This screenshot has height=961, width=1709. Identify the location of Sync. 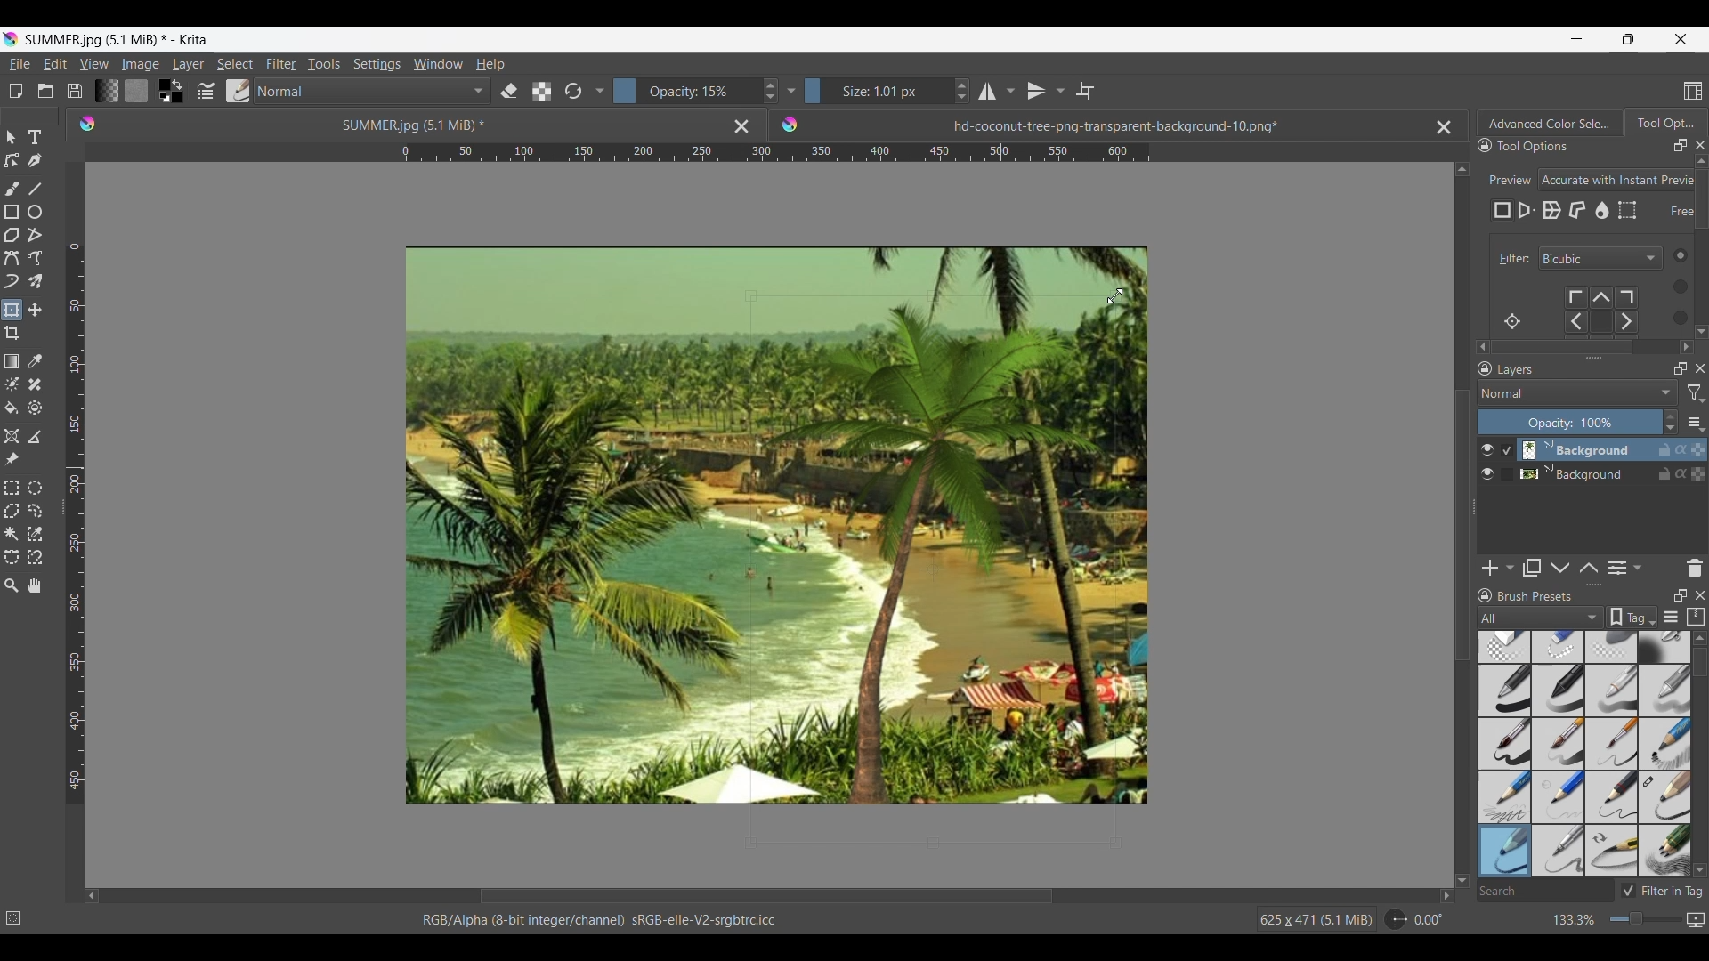
(1681, 470).